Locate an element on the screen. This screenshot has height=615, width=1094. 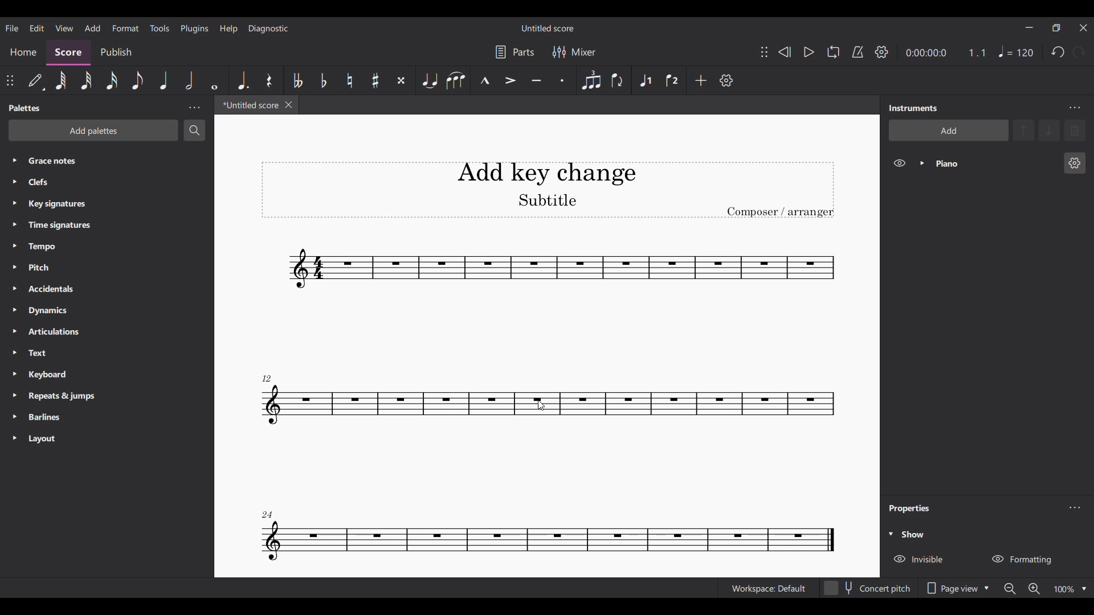
Toggle flat is located at coordinates (324, 80).